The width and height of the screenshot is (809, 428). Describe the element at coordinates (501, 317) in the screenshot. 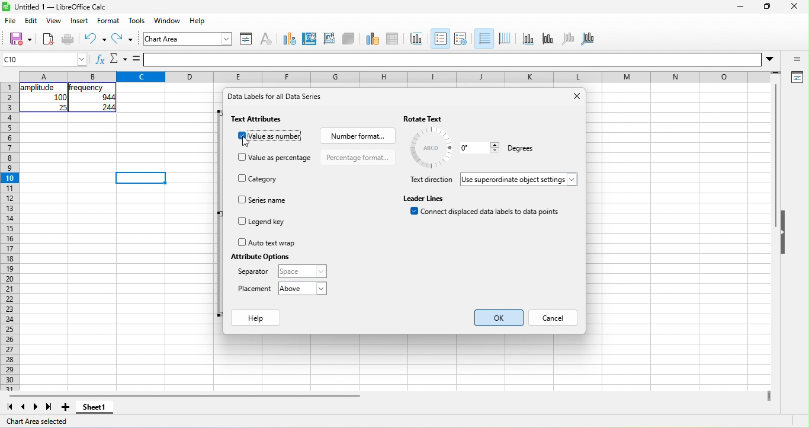

I see `ok` at that location.